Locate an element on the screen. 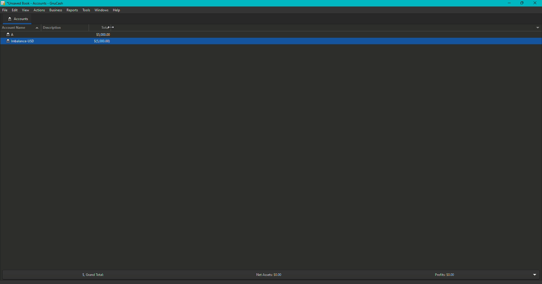 The height and width of the screenshot is (284, 542). Accounts is located at coordinates (18, 19).